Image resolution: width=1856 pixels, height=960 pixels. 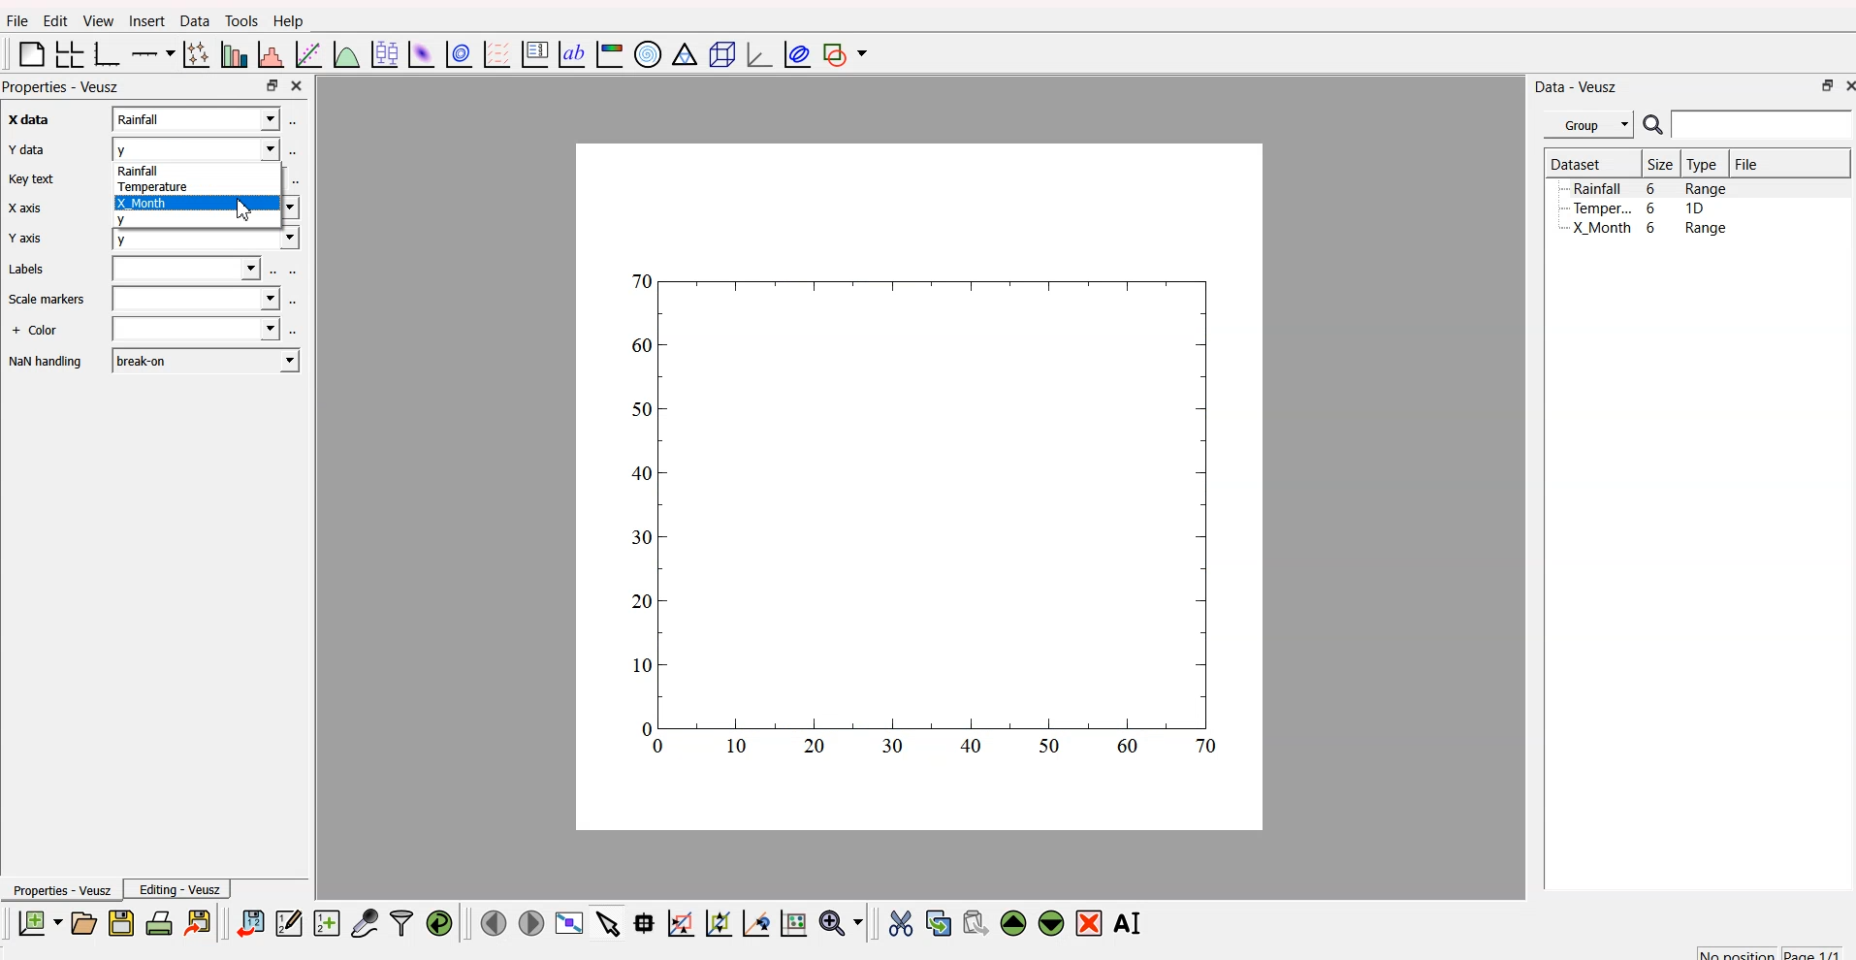 What do you see at coordinates (569, 923) in the screenshot?
I see `view plot full screen` at bounding box center [569, 923].